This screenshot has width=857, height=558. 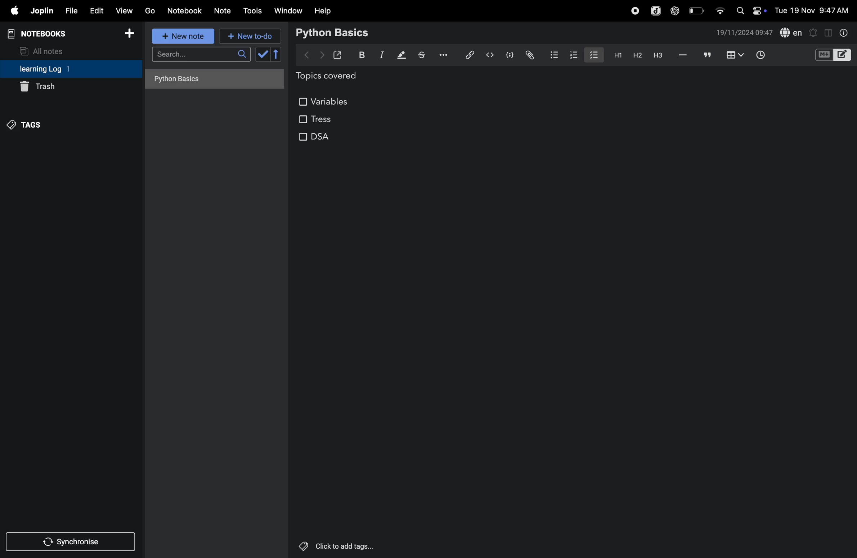 I want to click on hifen, so click(x=683, y=55).